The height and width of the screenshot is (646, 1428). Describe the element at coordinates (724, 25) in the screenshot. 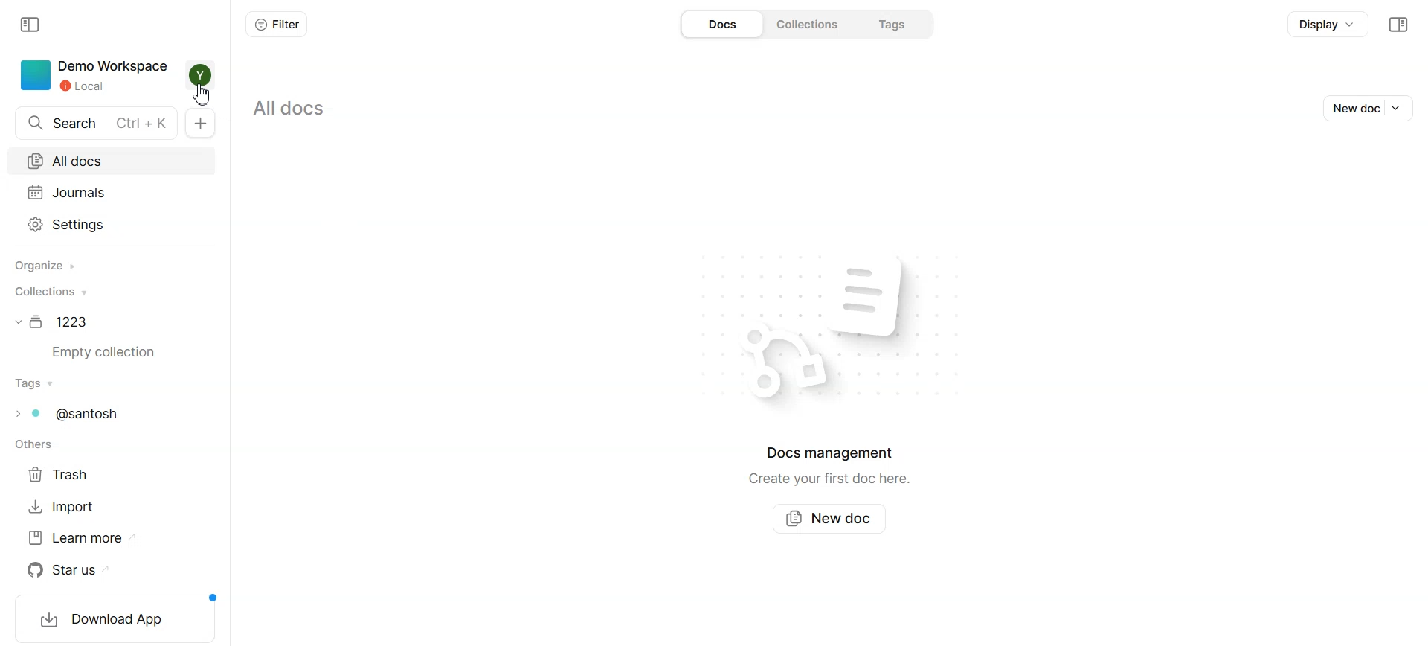

I see `Docs` at that location.